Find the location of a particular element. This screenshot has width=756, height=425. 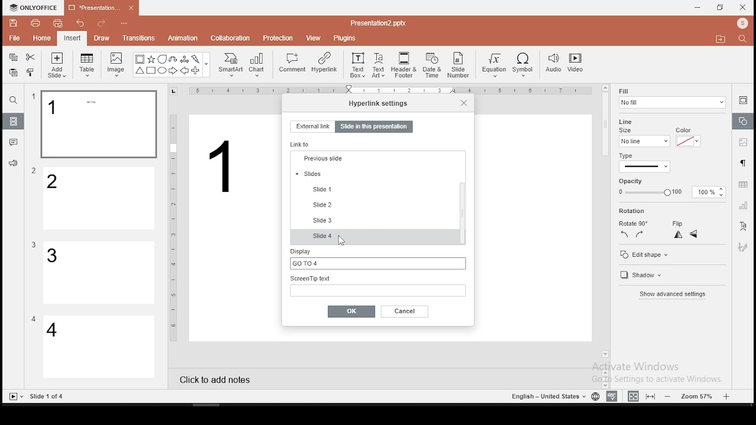

opacity is located at coordinates (670, 192).